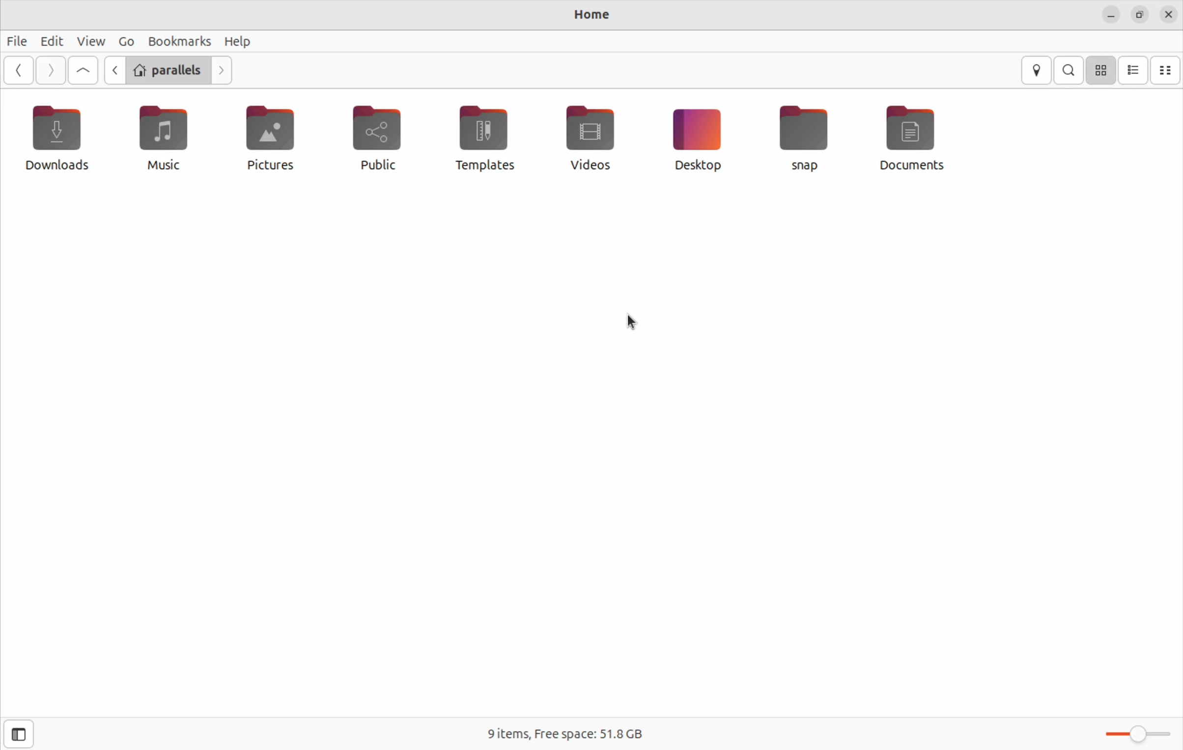 The height and width of the screenshot is (750, 1183). I want to click on view, so click(88, 40).